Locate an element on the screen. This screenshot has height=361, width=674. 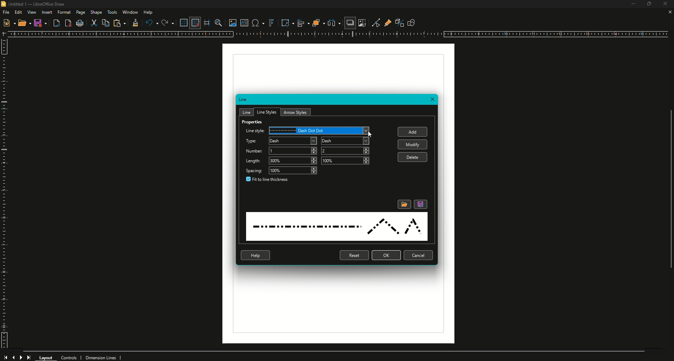
Insert is located at coordinates (47, 12).